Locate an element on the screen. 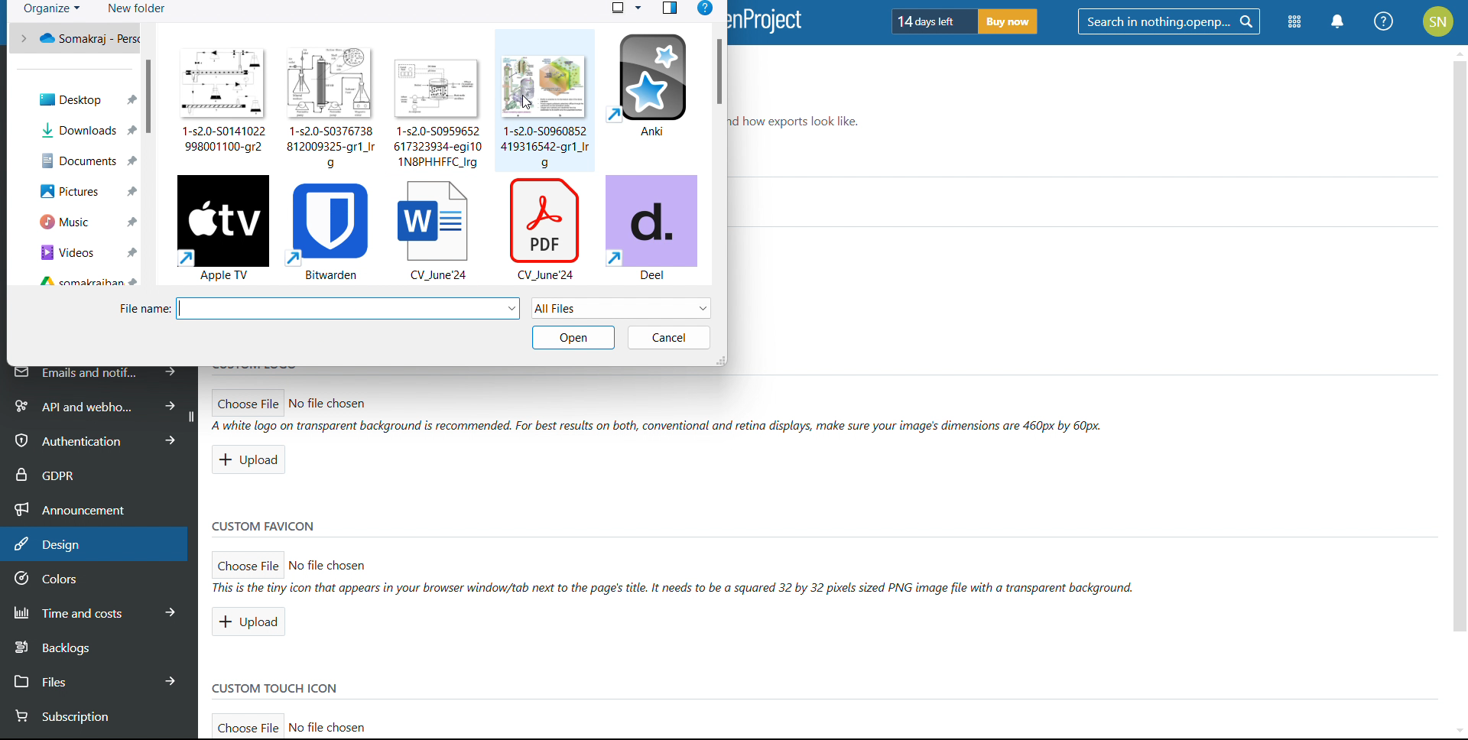  files in folder is located at coordinates (213, 96).